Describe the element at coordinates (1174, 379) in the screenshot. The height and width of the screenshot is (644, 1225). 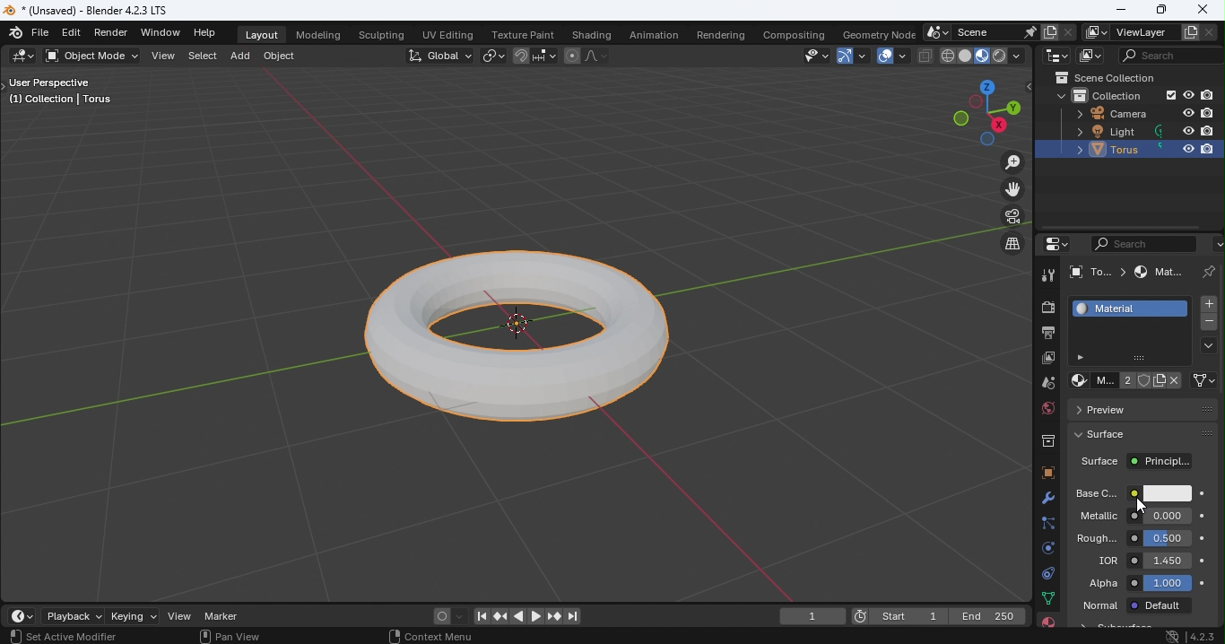
I see `Unlink data block` at that location.